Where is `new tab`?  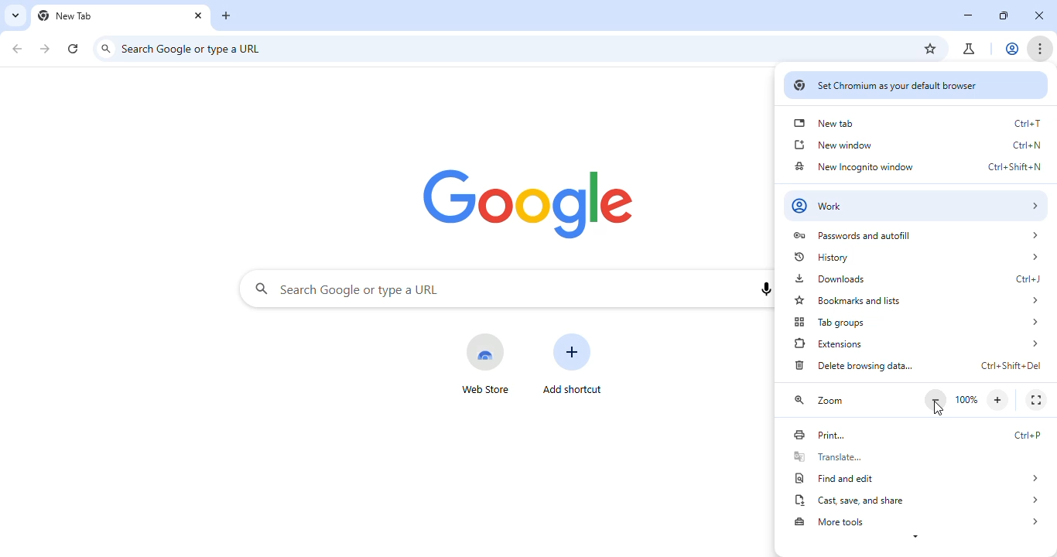
new tab is located at coordinates (68, 16).